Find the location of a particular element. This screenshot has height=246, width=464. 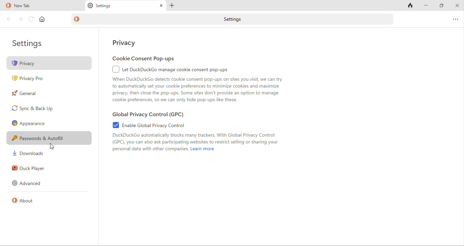

close is located at coordinates (160, 6).